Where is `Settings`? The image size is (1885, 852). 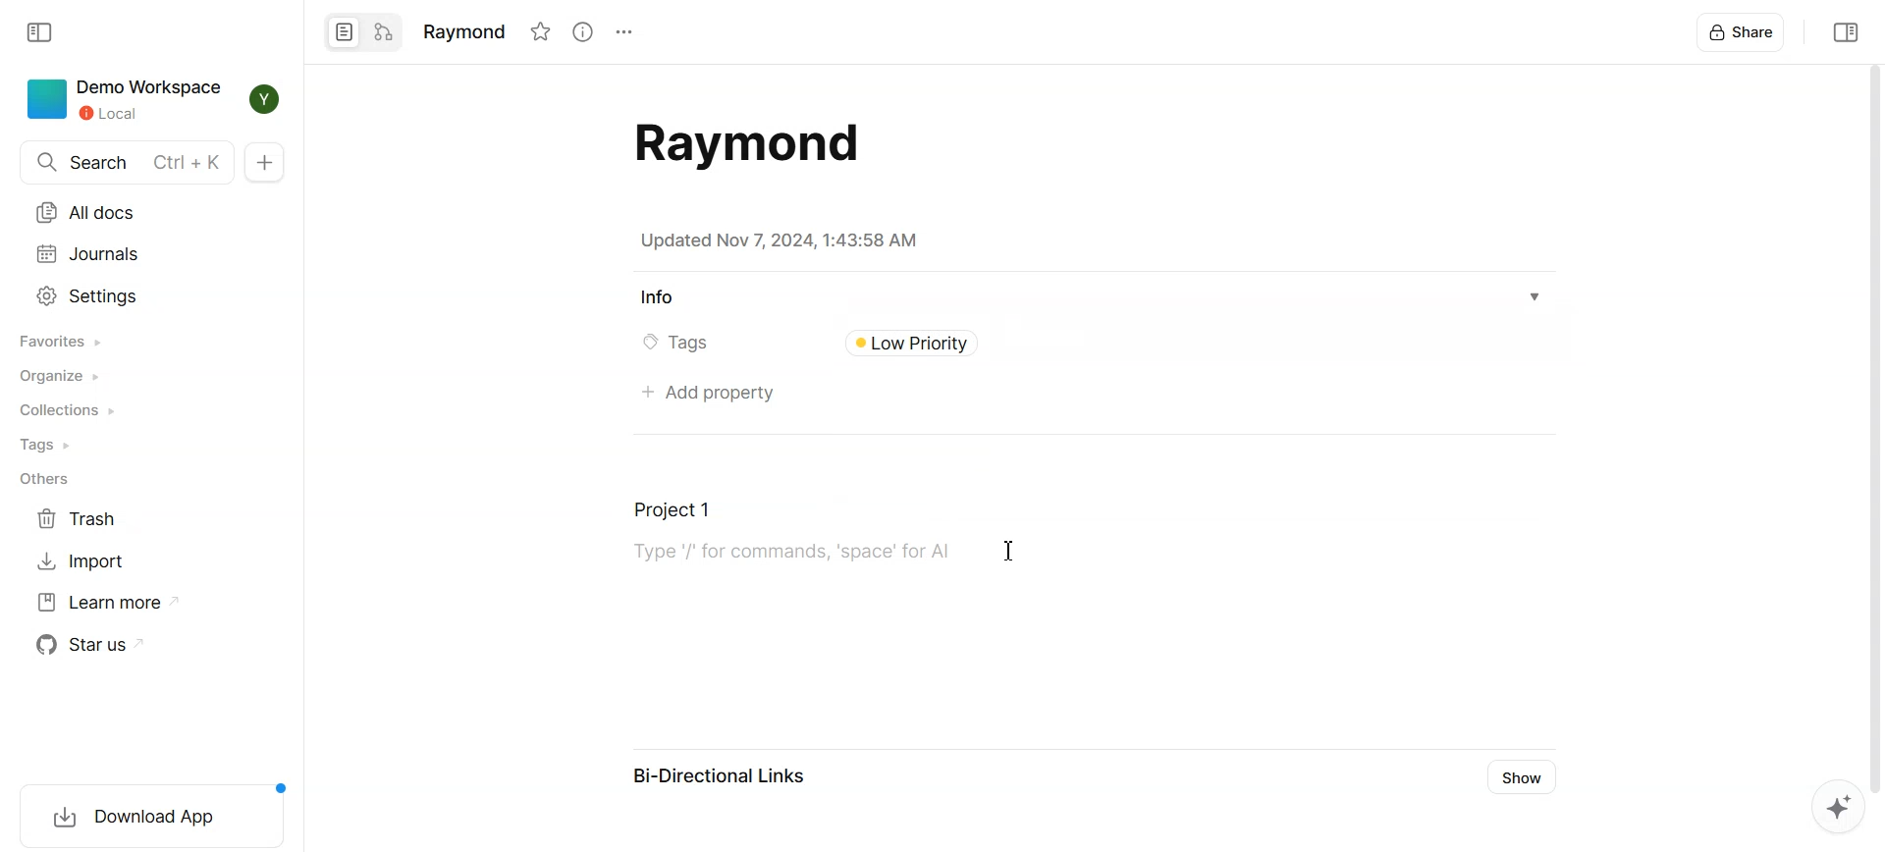
Settings is located at coordinates (622, 32).